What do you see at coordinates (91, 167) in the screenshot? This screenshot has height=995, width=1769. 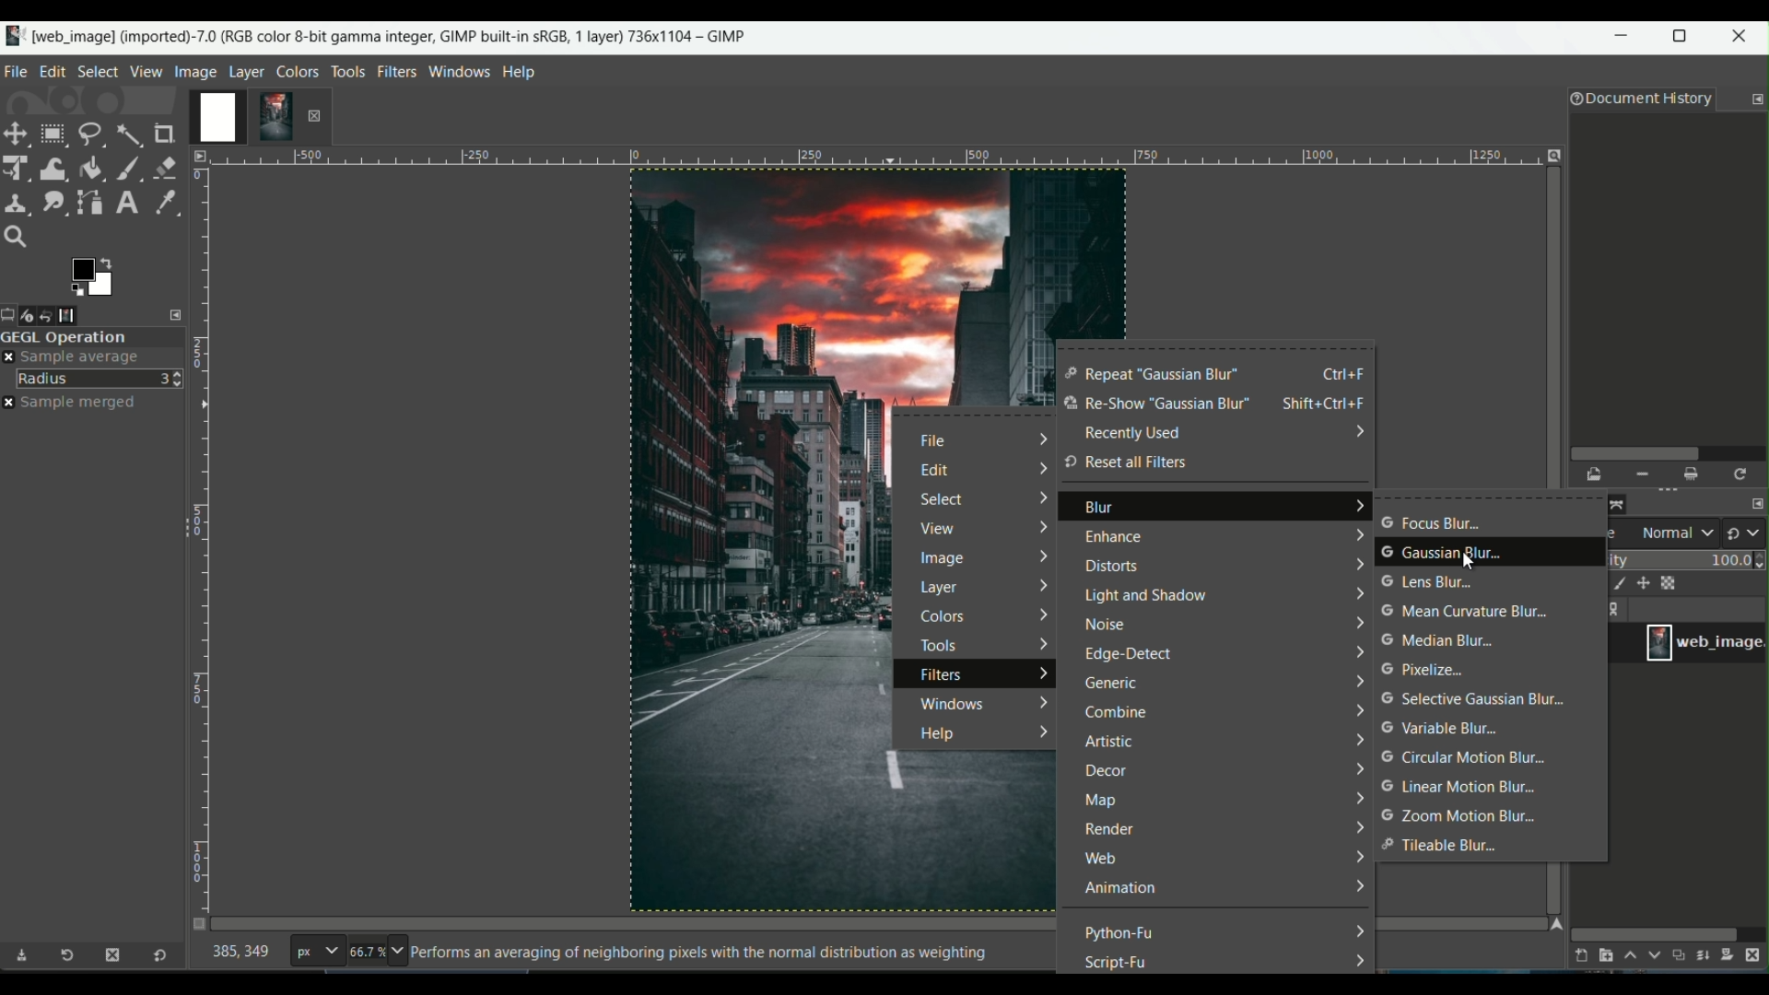 I see `bucket fill tool` at bounding box center [91, 167].